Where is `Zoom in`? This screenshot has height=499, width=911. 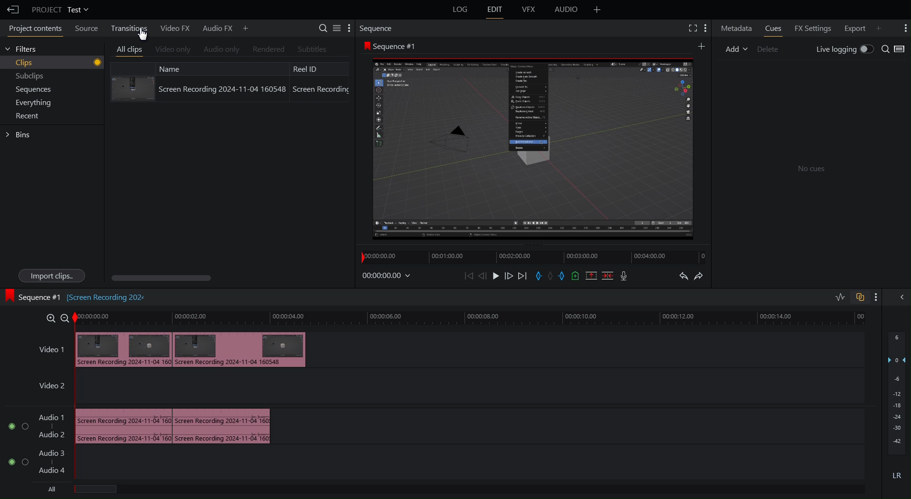
Zoom in is located at coordinates (48, 317).